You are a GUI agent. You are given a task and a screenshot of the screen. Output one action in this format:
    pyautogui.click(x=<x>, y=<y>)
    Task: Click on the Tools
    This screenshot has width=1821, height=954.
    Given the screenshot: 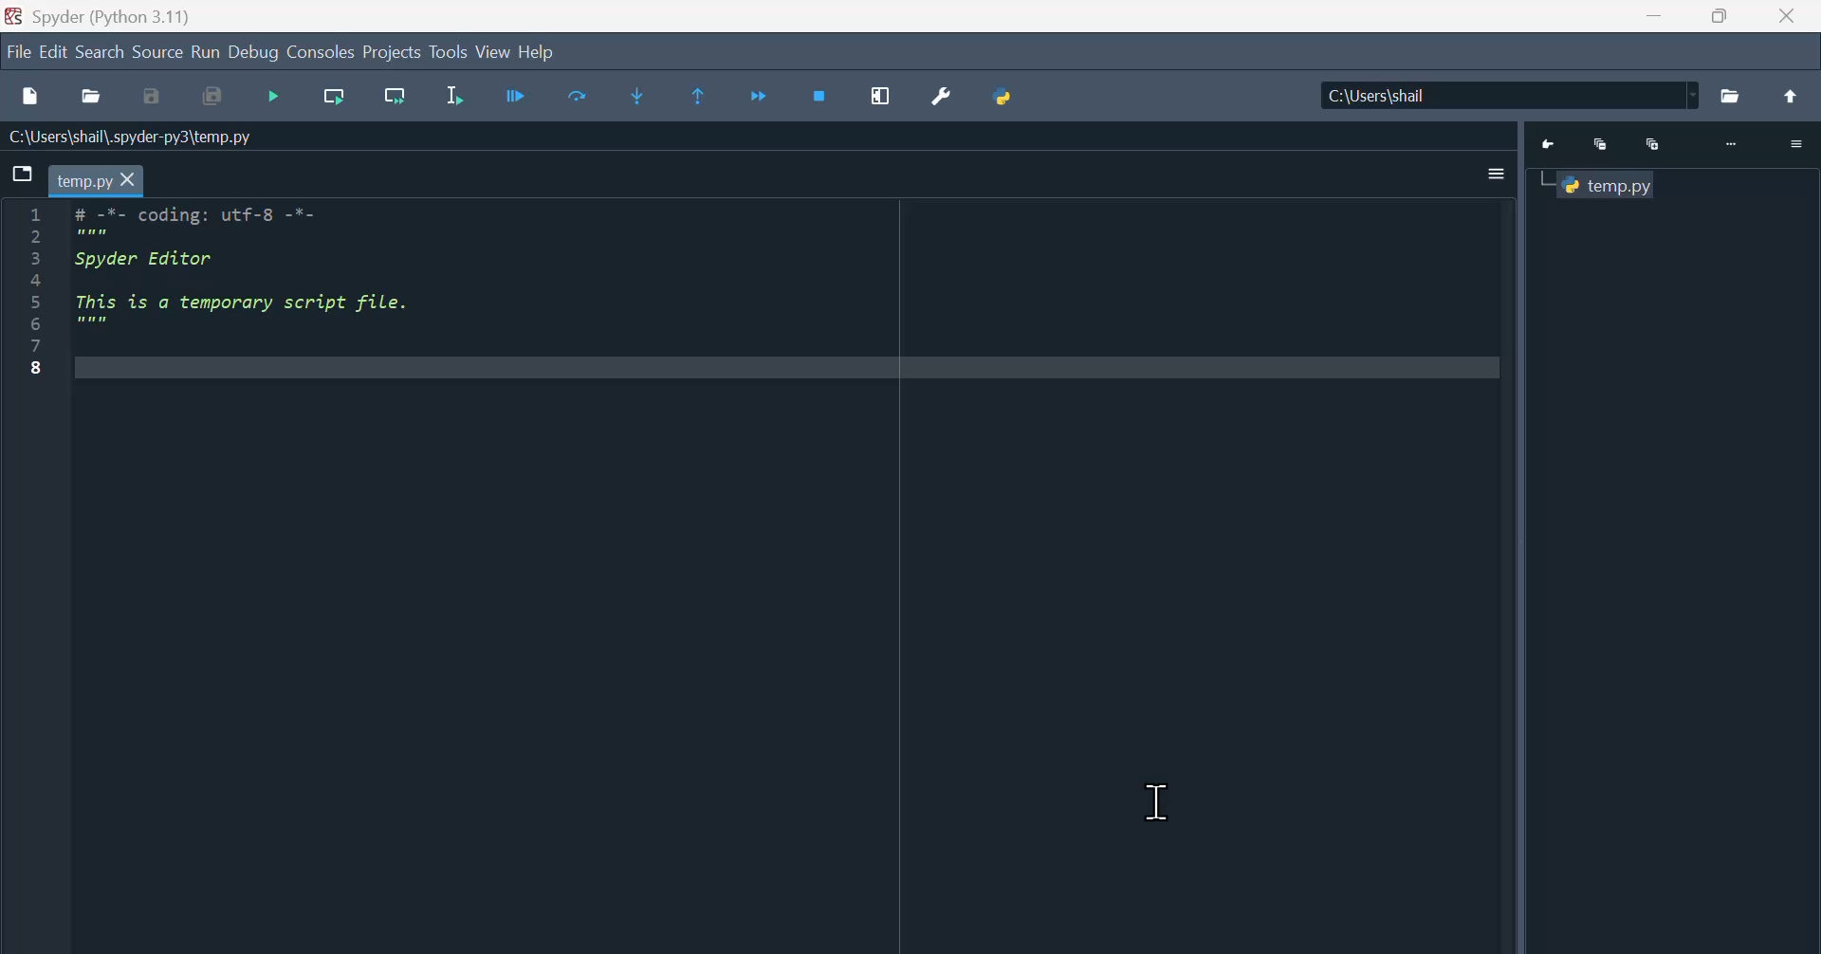 What is the action you would take?
    pyautogui.click(x=450, y=49)
    